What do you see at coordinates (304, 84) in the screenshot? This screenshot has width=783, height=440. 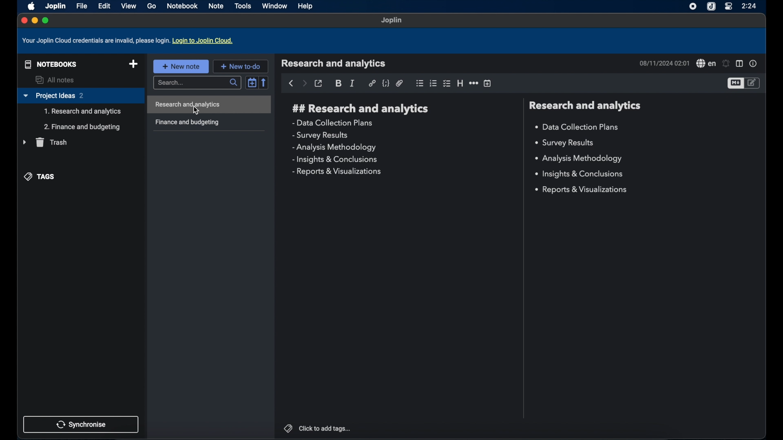 I see `forward` at bounding box center [304, 84].